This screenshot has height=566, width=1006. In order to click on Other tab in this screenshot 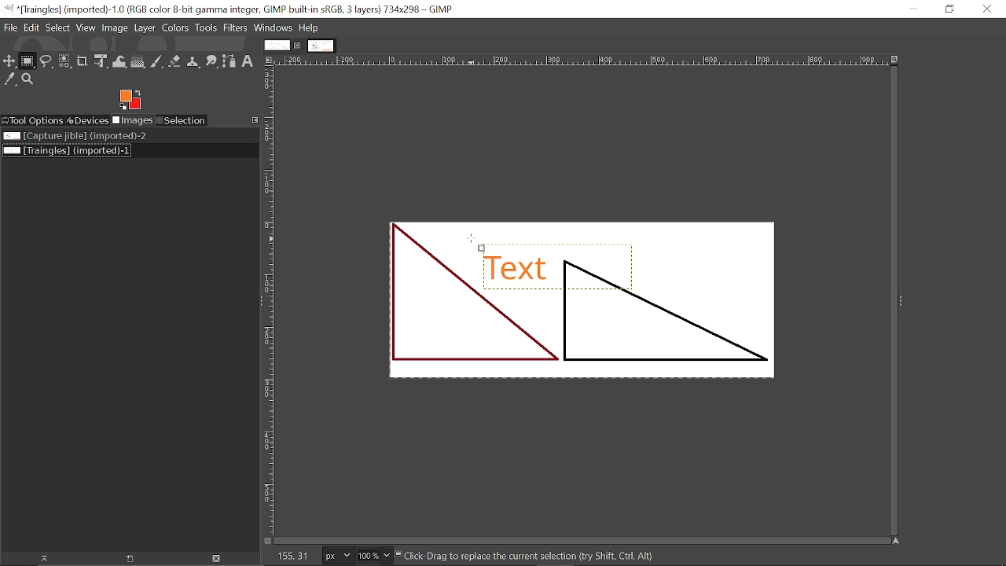, I will do `click(321, 46)`.